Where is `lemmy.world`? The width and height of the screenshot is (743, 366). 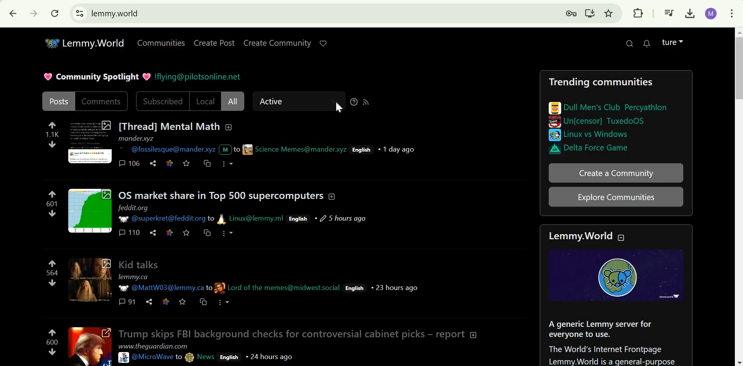
lemmy.world is located at coordinates (115, 14).